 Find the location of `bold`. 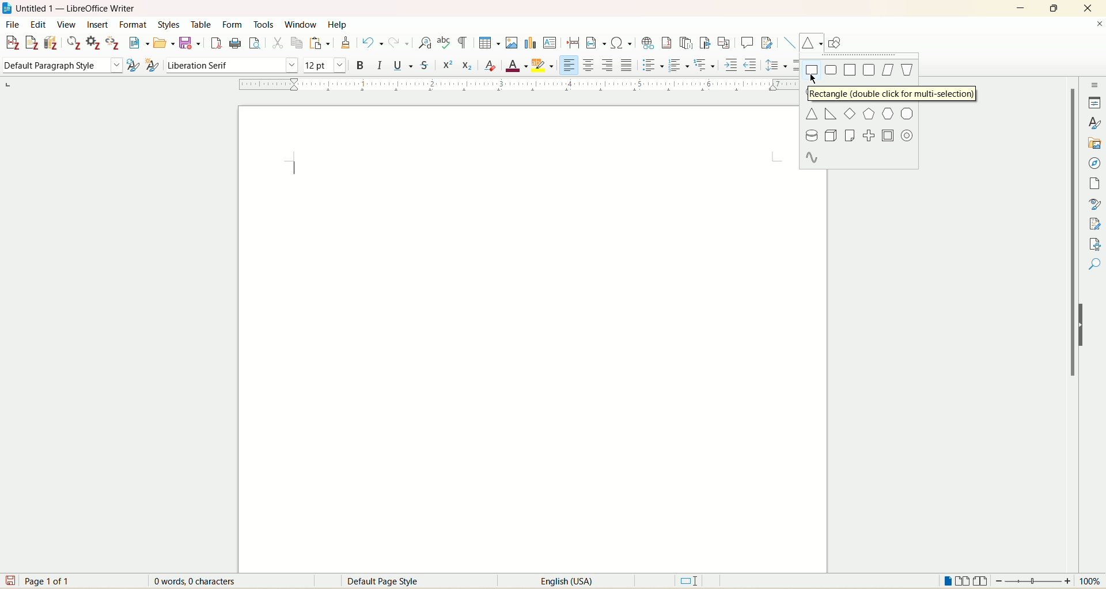

bold is located at coordinates (359, 64).